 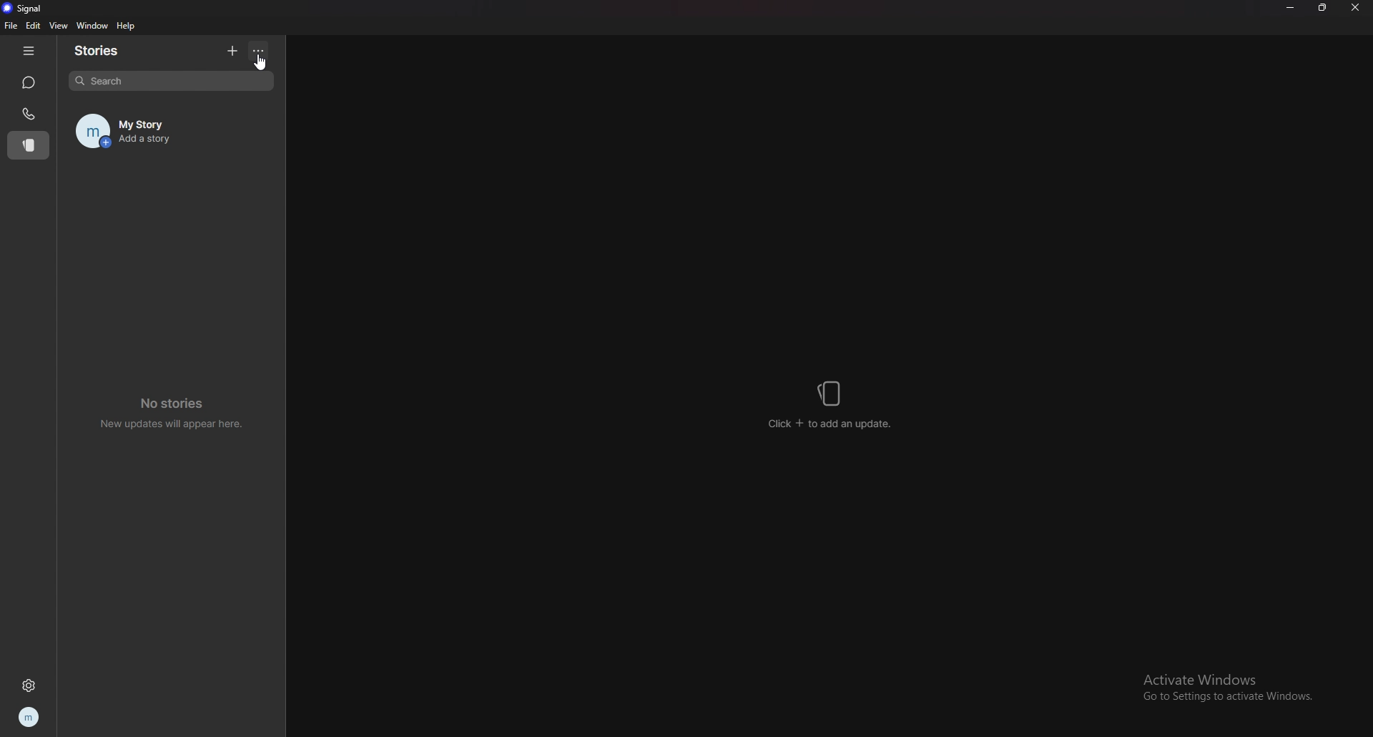 I want to click on hide tab, so click(x=29, y=51).